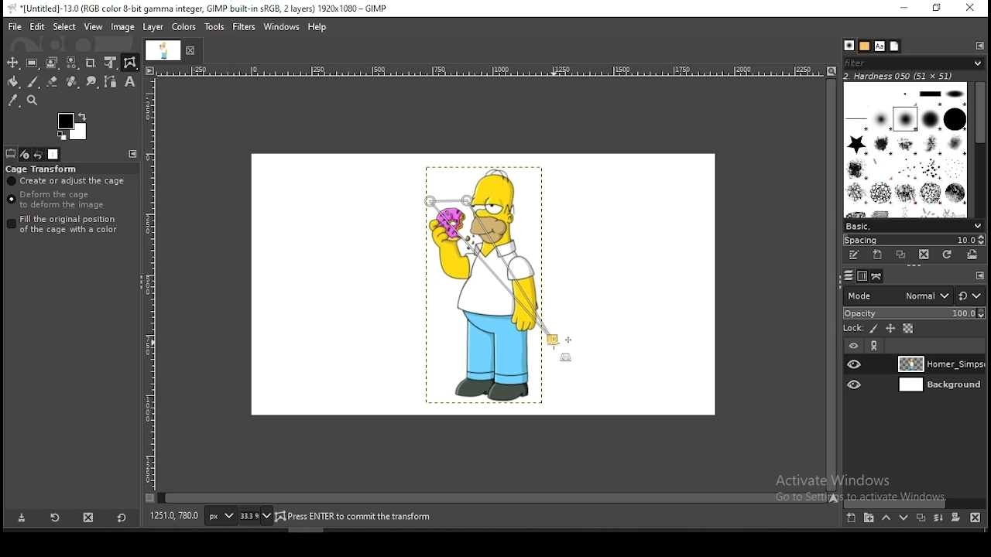 Image resolution: width=991 pixels, height=557 pixels. I want to click on edit this brush, so click(856, 255).